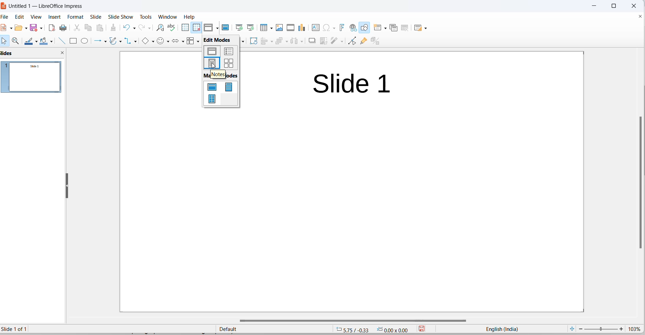 The image size is (645, 335). Describe the element at coordinates (229, 51) in the screenshot. I see `outline` at that location.